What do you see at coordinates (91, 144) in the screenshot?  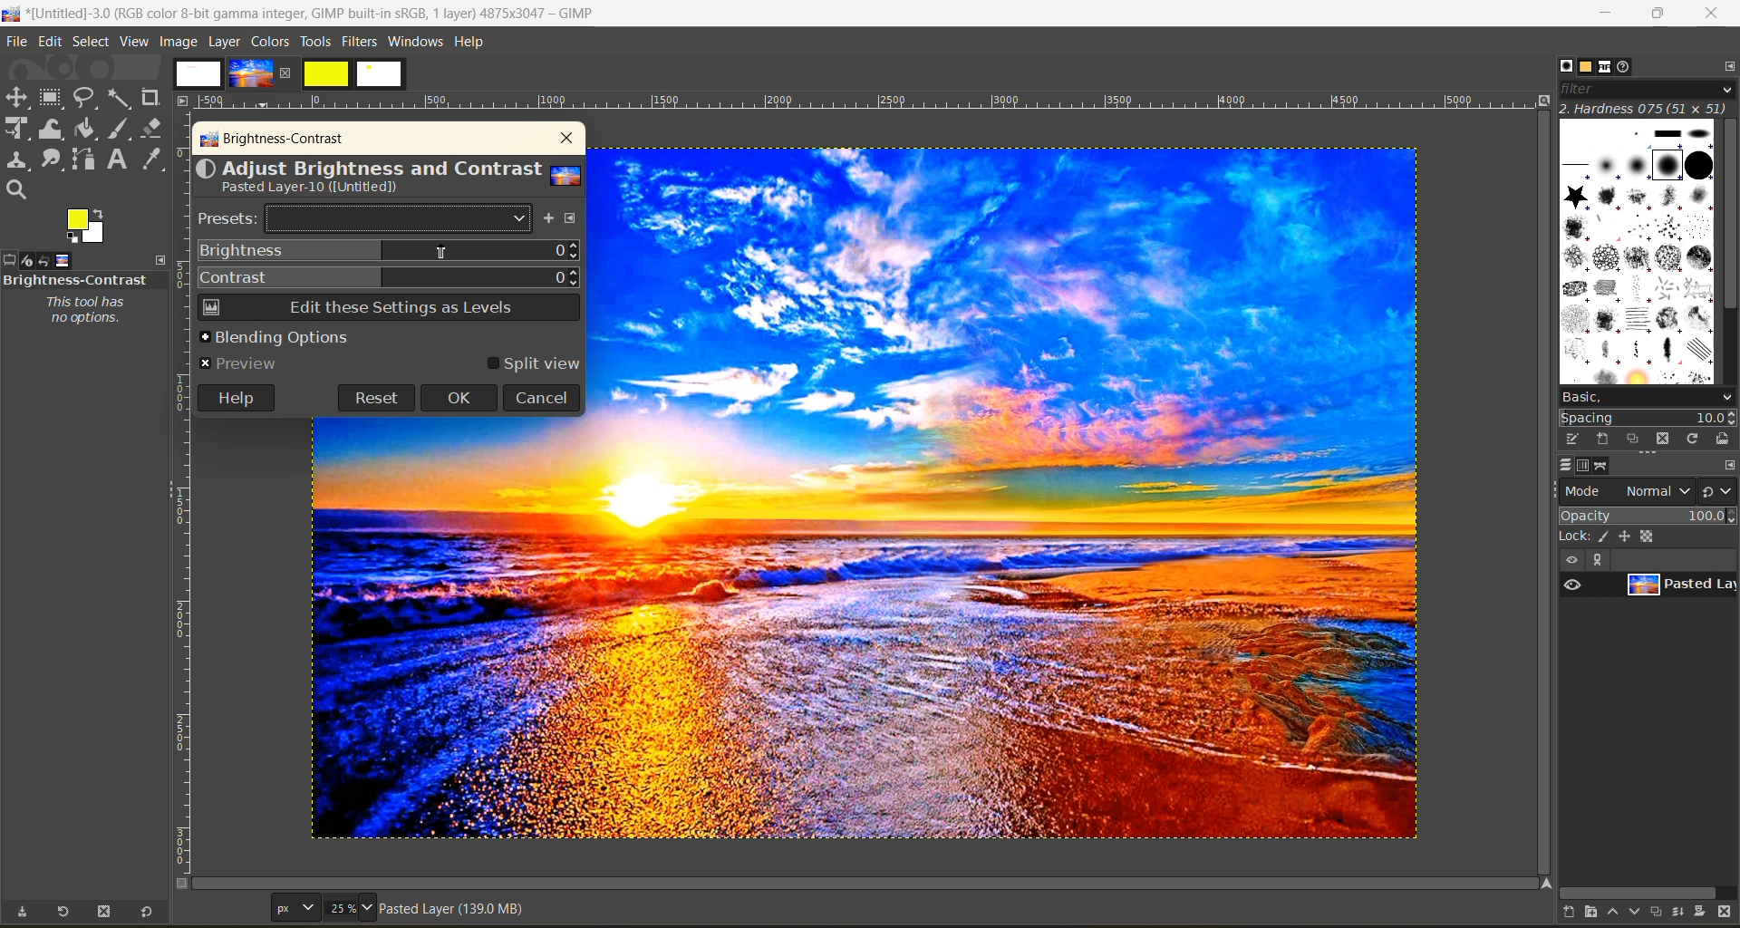 I see `tools` at bounding box center [91, 144].